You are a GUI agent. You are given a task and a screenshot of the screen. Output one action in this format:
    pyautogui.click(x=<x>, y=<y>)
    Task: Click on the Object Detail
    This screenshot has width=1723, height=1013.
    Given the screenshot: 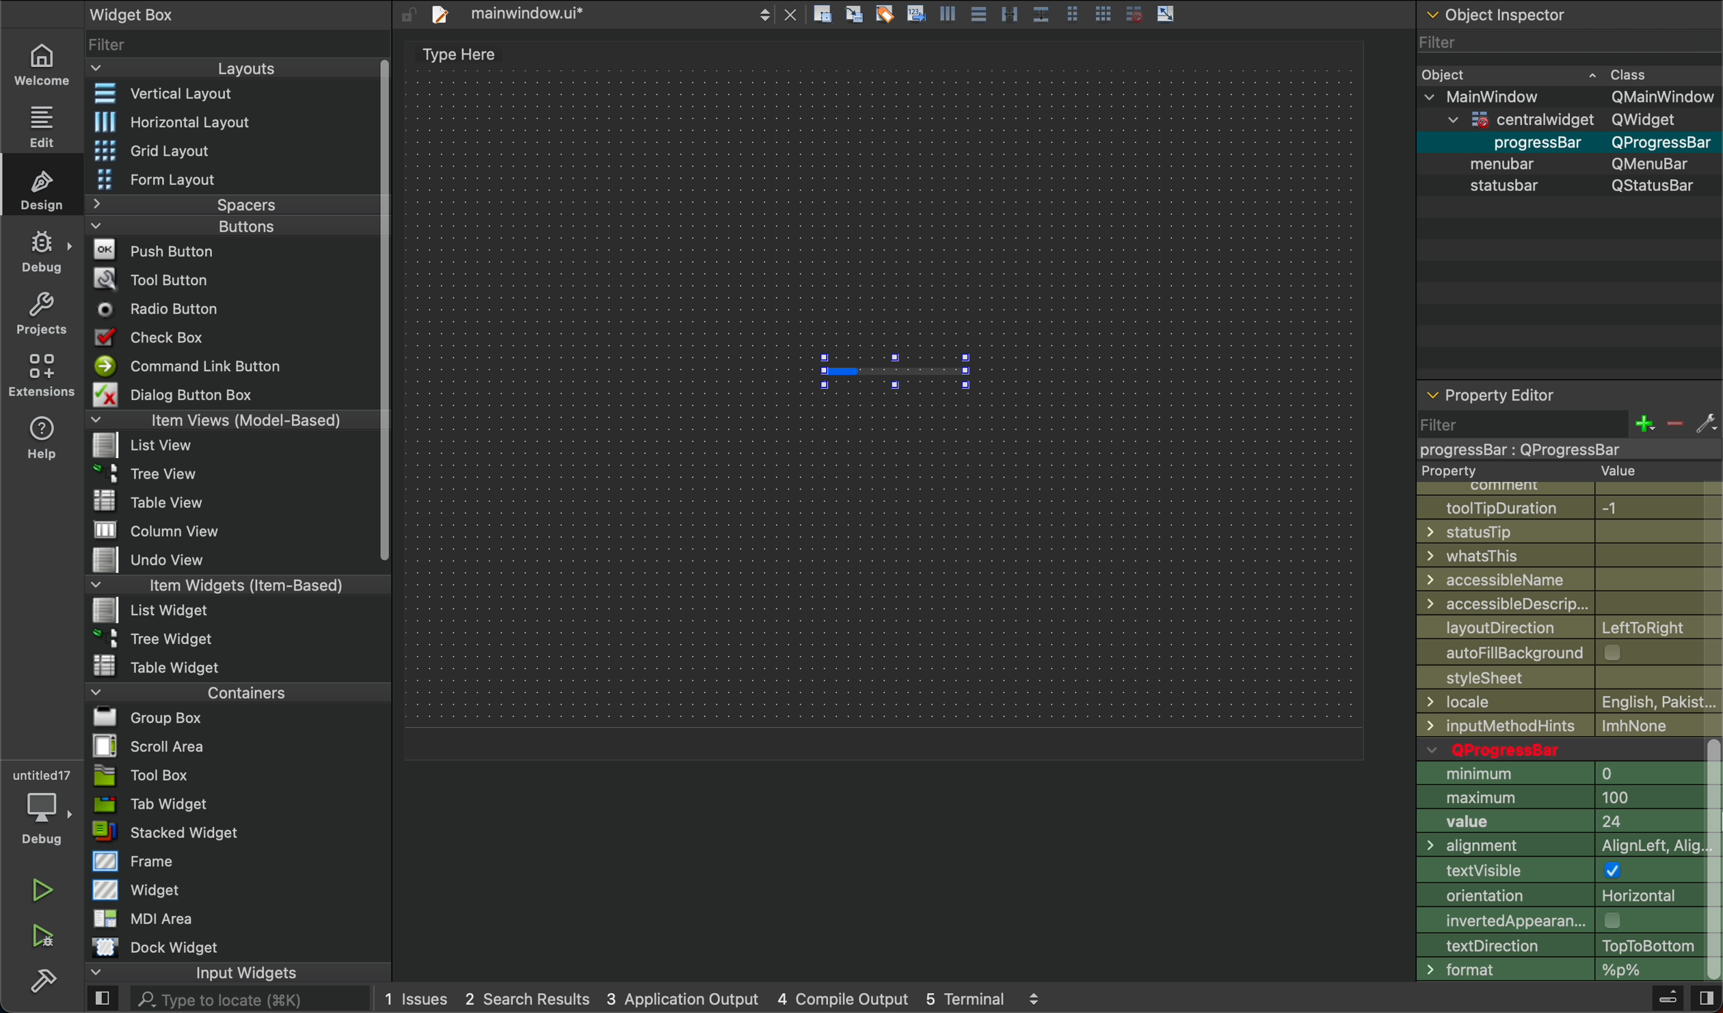 What is the action you would take?
    pyautogui.click(x=1568, y=129)
    